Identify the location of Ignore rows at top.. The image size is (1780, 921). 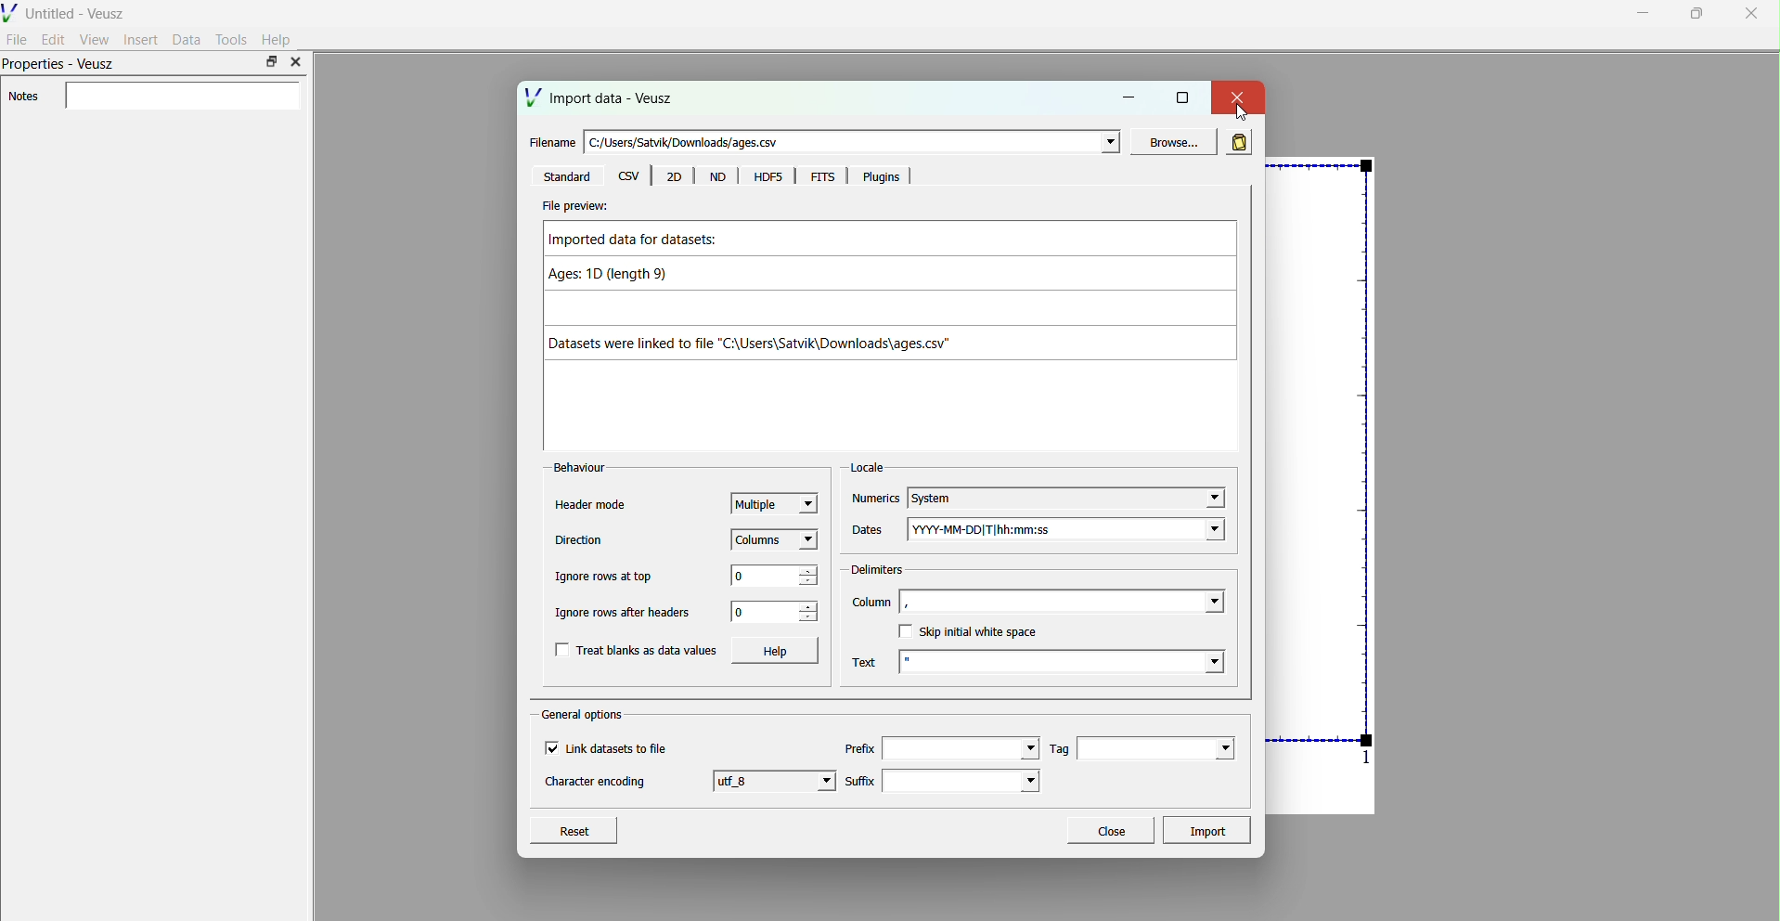
(607, 577).